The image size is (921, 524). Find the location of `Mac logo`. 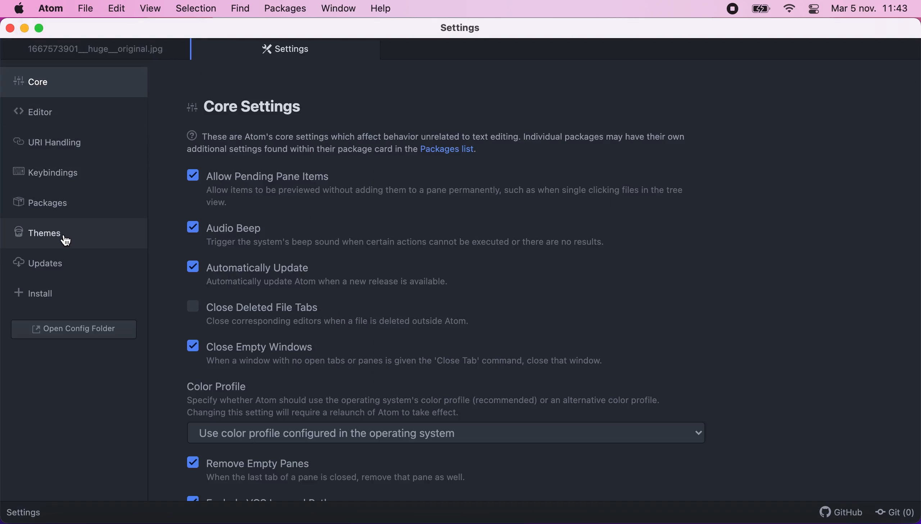

Mac logo is located at coordinates (20, 8).